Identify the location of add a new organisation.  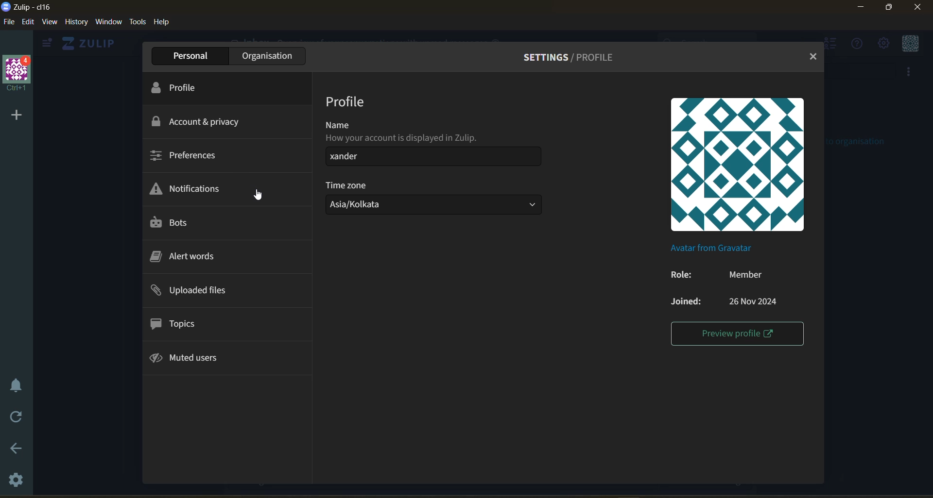
(16, 115).